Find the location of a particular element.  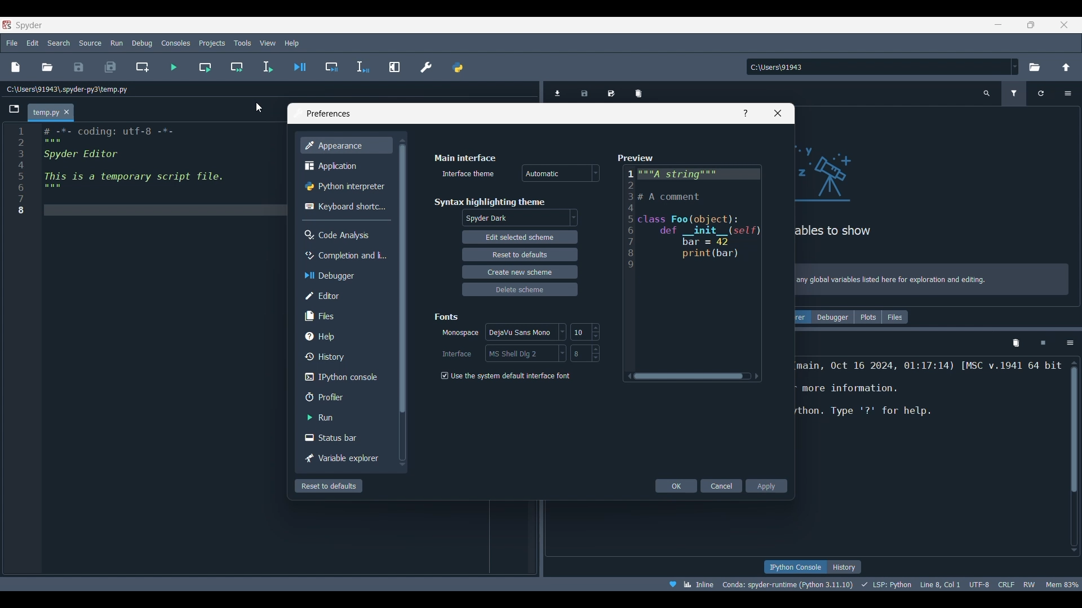

Use the system default interface font is located at coordinates (506, 375).